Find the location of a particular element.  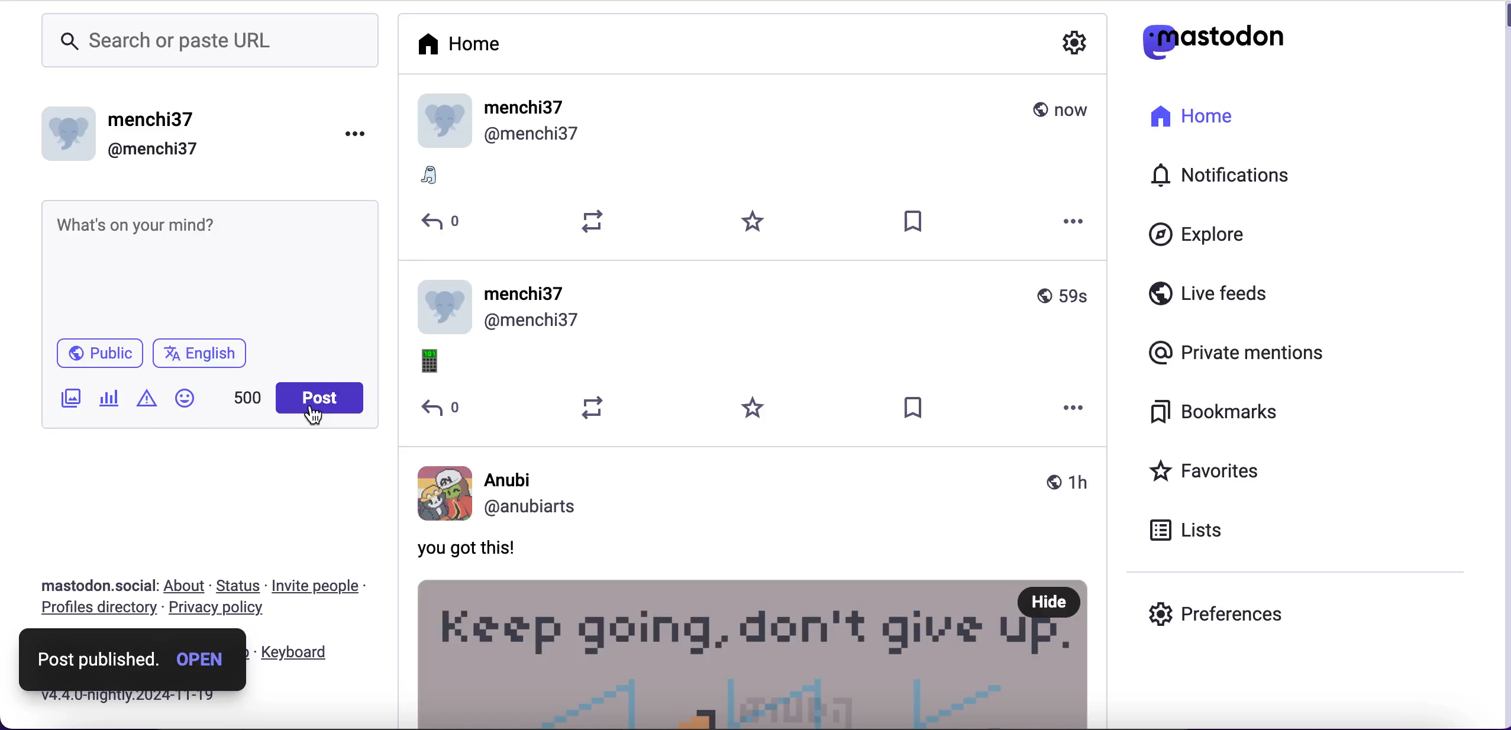

preferences is located at coordinates (1222, 612).